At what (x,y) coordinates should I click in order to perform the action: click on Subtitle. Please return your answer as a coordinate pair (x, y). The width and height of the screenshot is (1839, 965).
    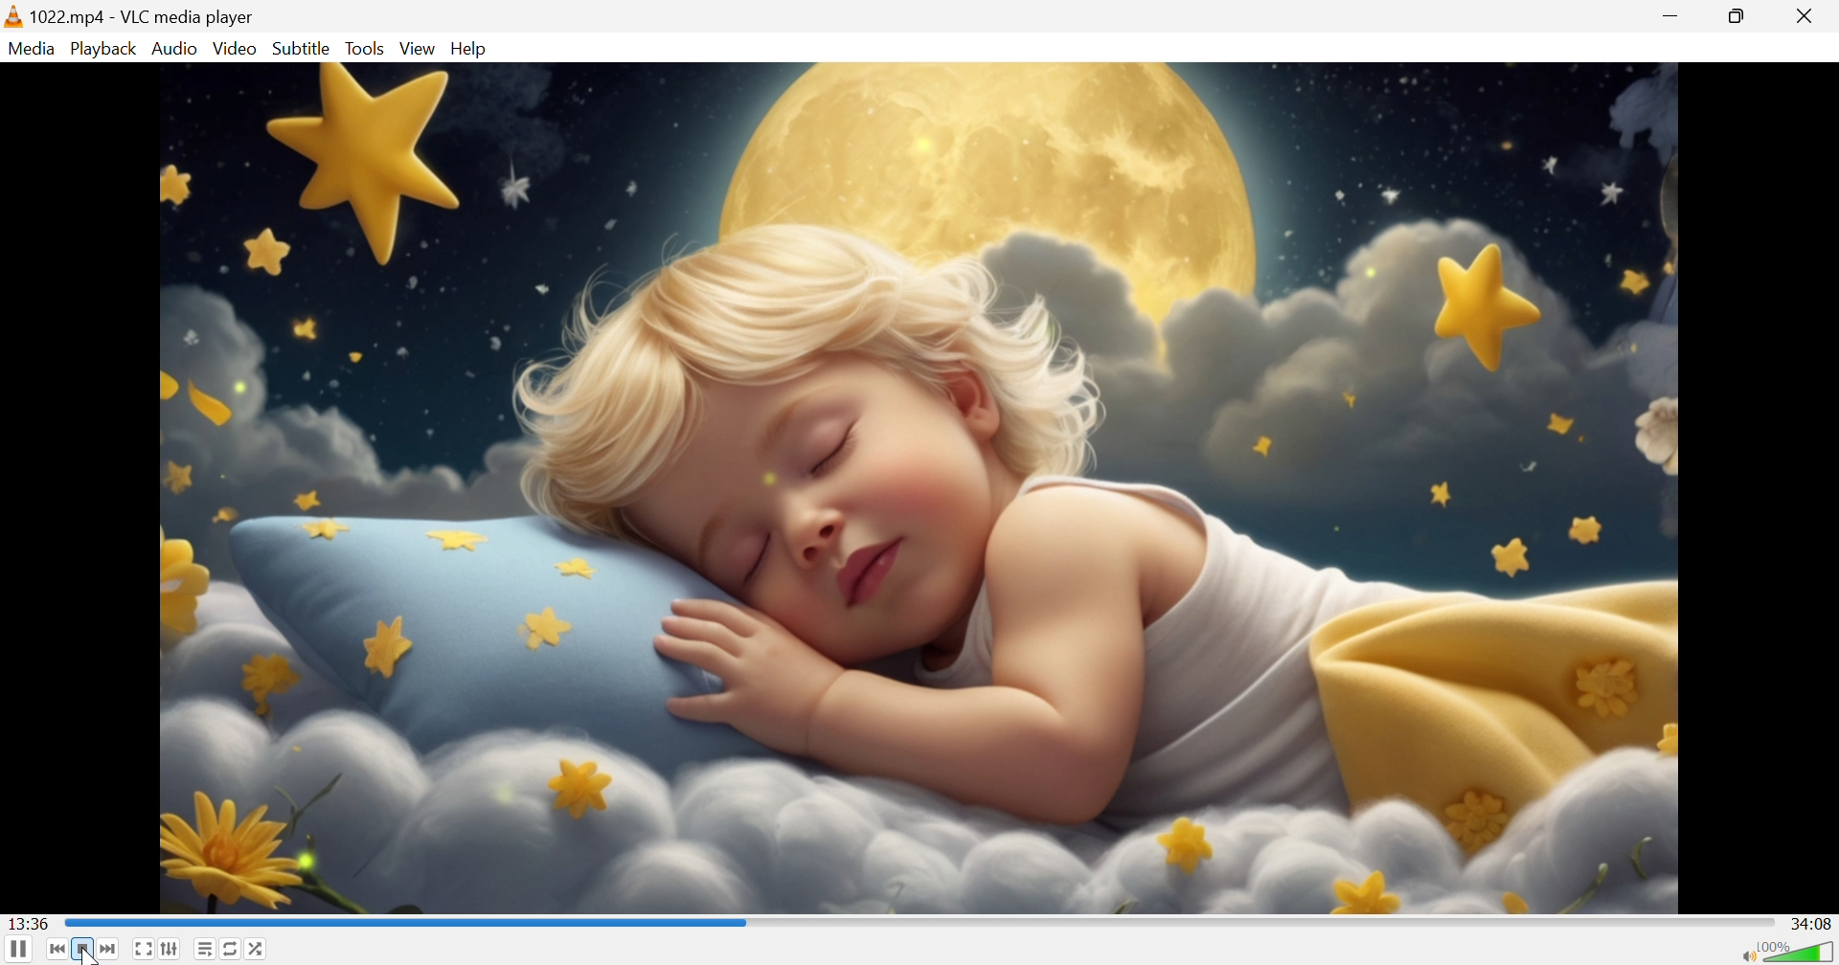
    Looking at the image, I should click on (303, 48).